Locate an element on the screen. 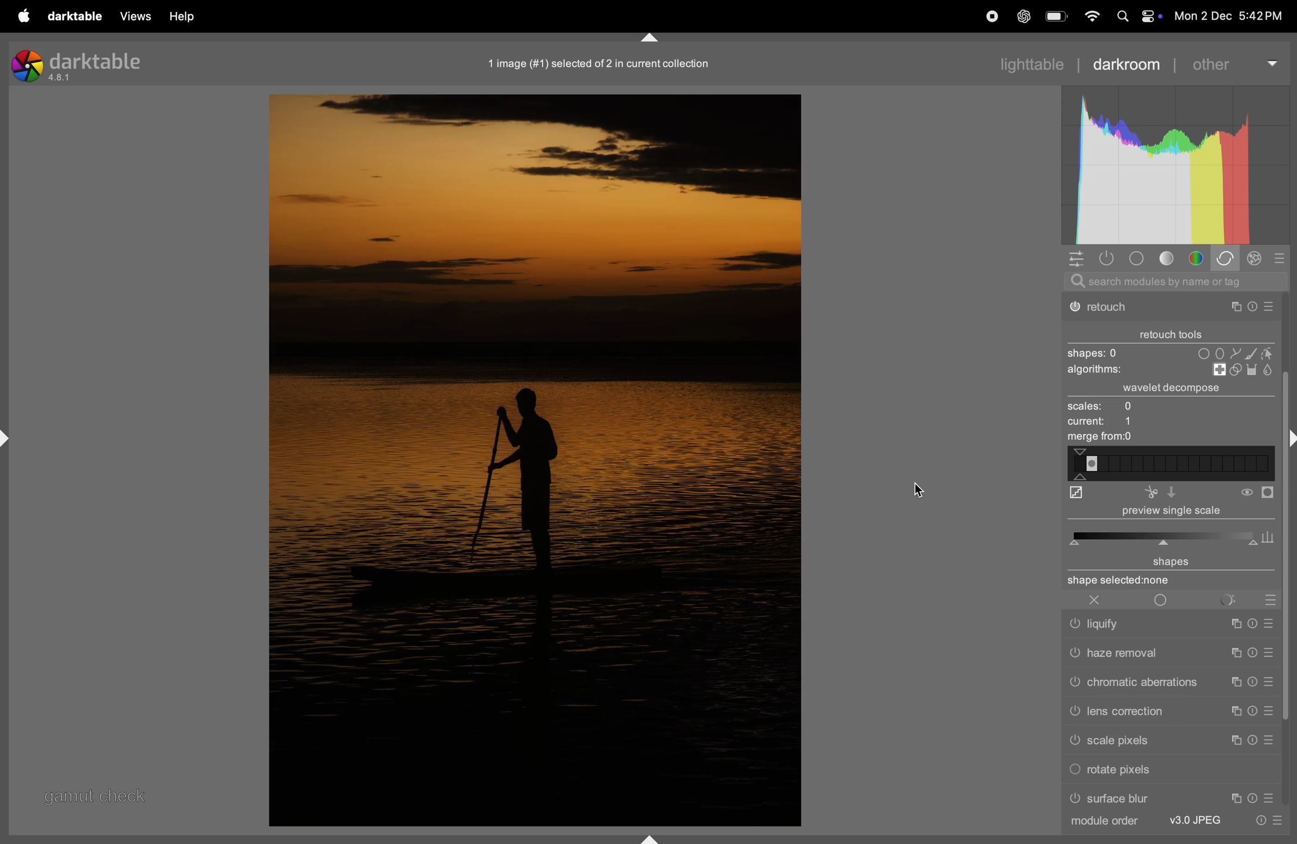  history is located at coordinates (1258, 828).